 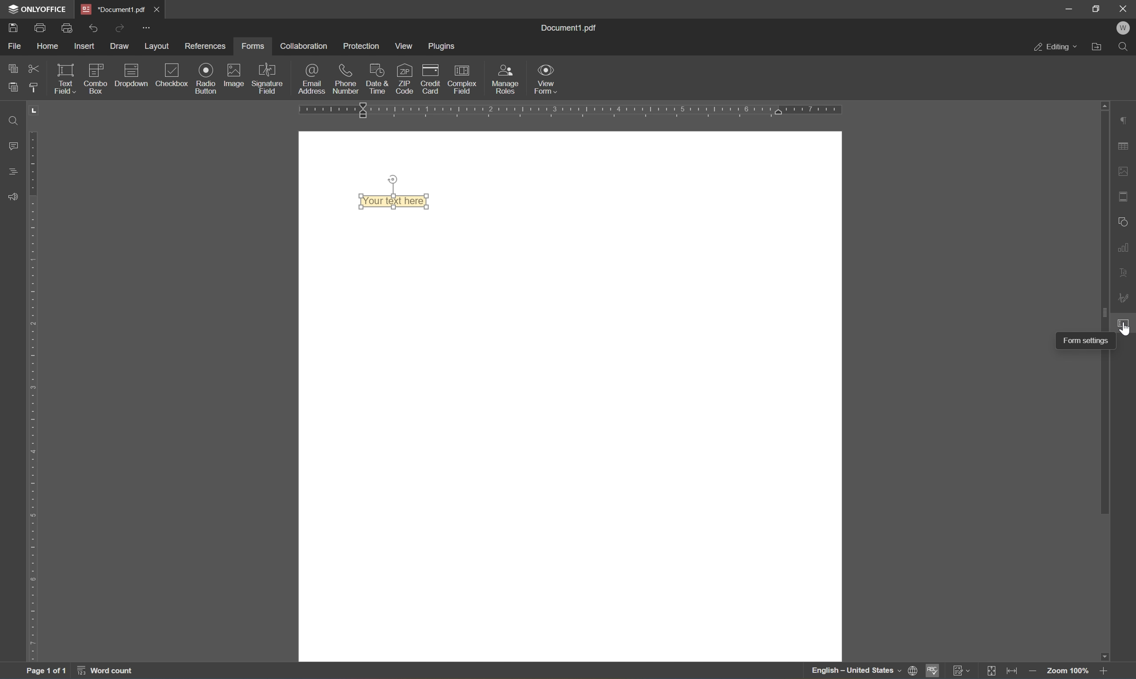 What do you see at coordinates (1125, 171) in the screenshot?
I see `image settings` at bounding box center [1125, 171].